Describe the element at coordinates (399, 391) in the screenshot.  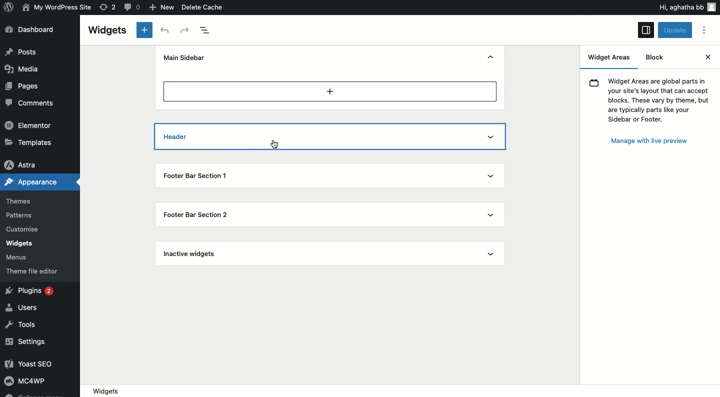
I see `Widgets` at that location.